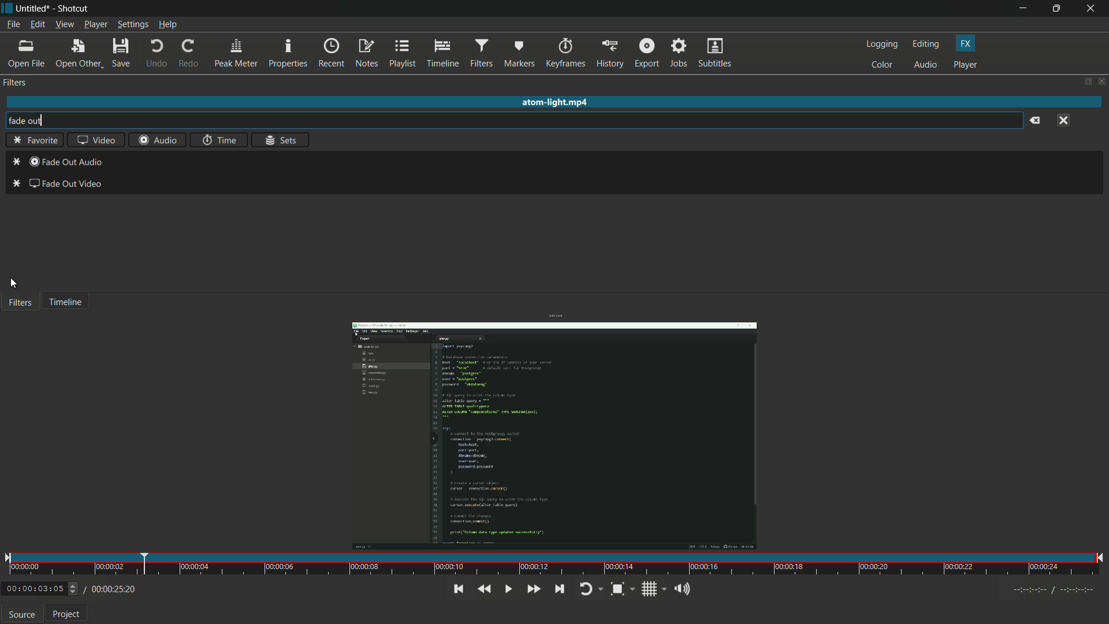 The width and height of the screenshot is (1109, 624). Describe the element at coordinates (650, 589) in the screenshot. I see `toggle grid` at that location.